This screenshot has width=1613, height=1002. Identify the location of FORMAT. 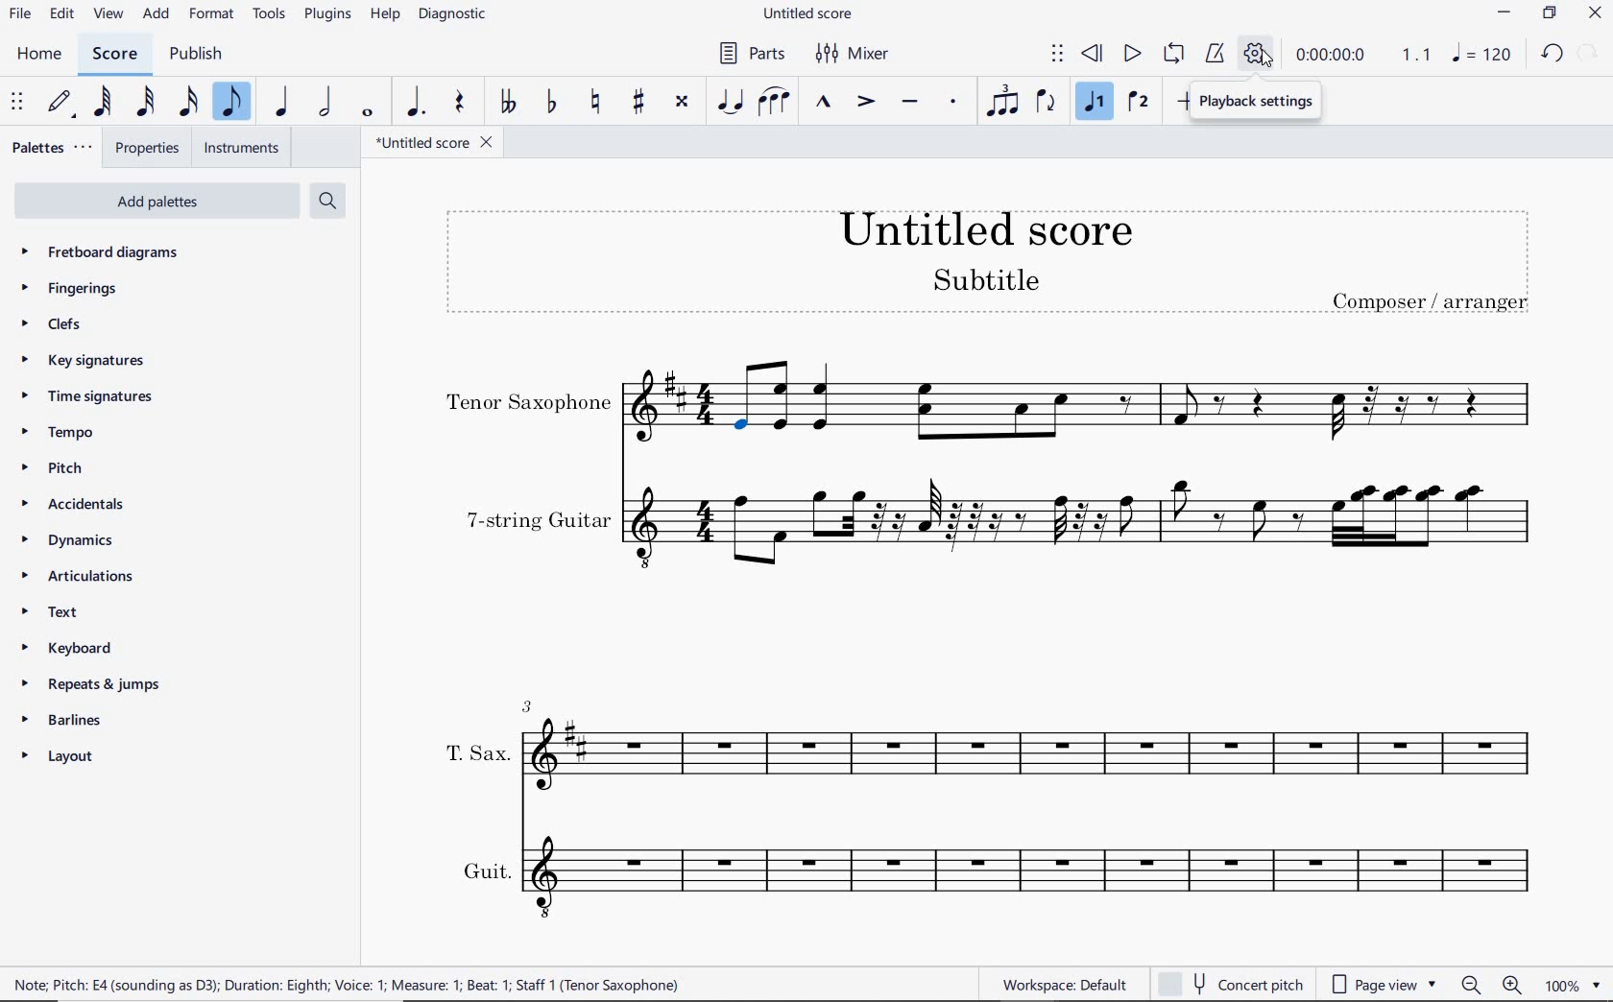
(213, 14).